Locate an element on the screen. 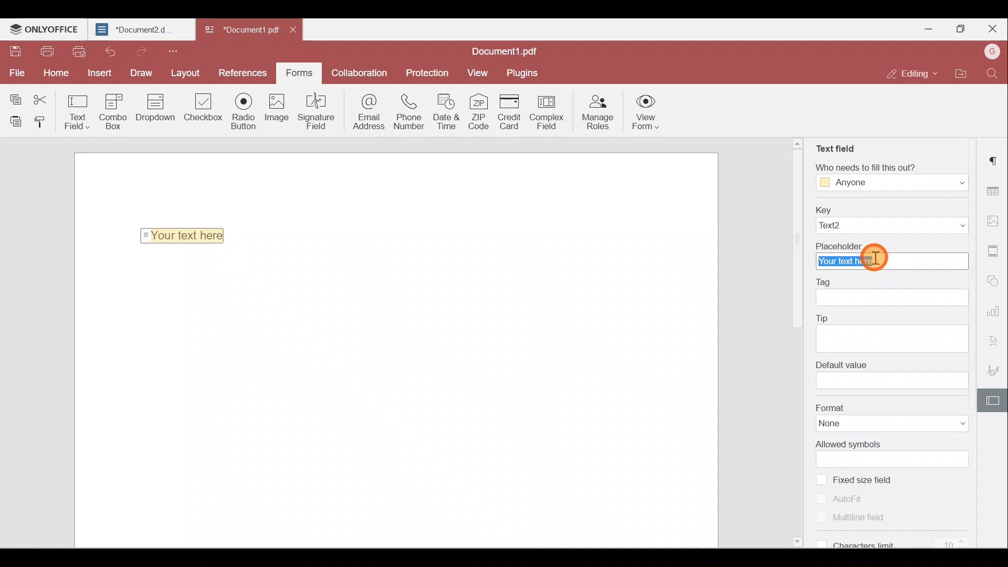 Image resolution: width=1008 pixels, height=567 pixels. Home is located at coordinates (59, 72).